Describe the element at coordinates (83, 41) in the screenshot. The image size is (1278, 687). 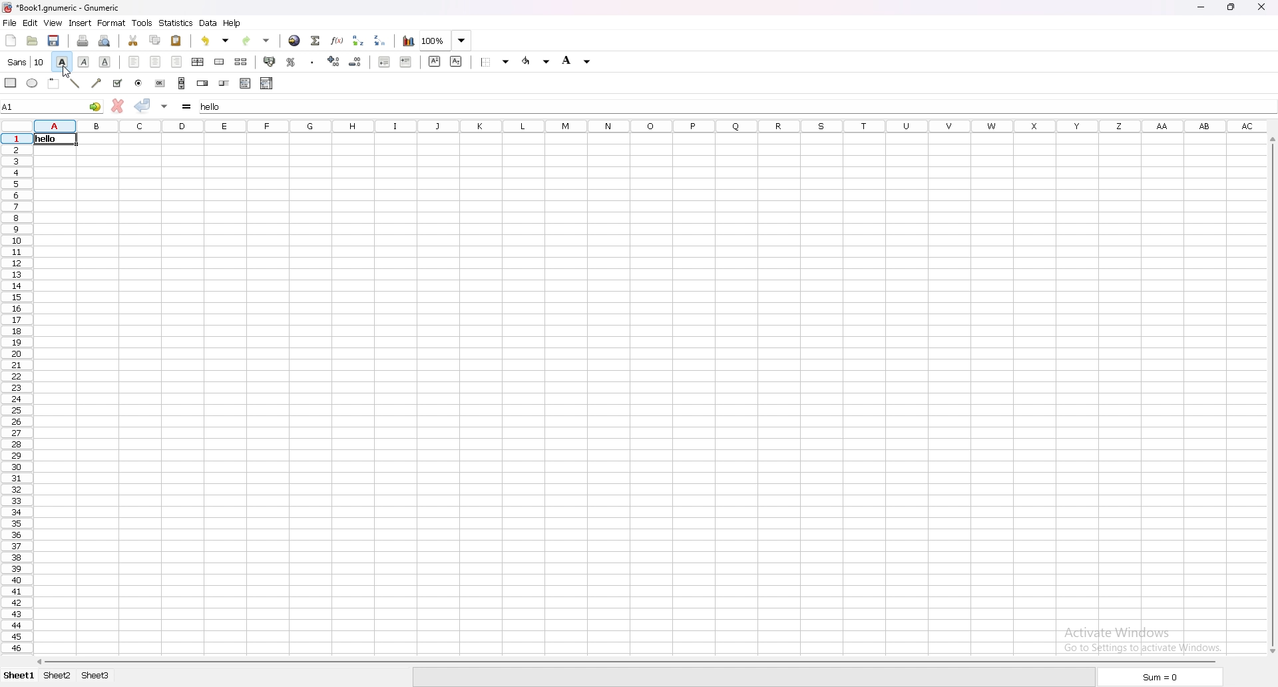
I see `print` at that location.